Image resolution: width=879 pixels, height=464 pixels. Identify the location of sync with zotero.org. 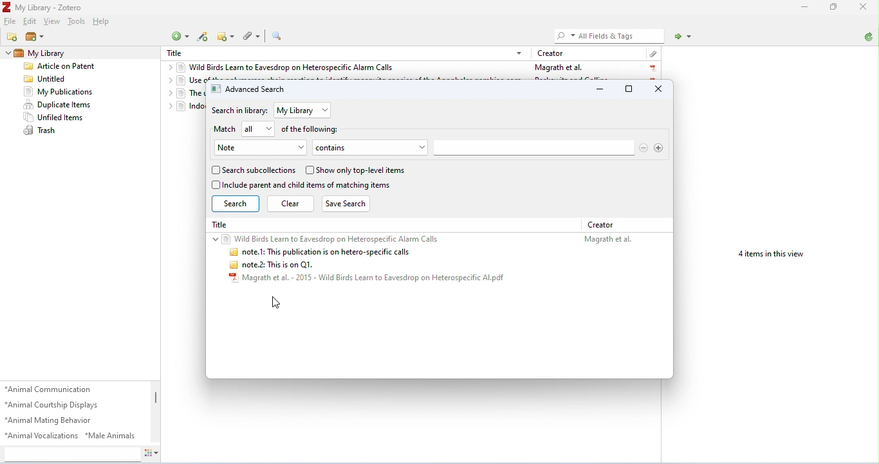
(869, 37).